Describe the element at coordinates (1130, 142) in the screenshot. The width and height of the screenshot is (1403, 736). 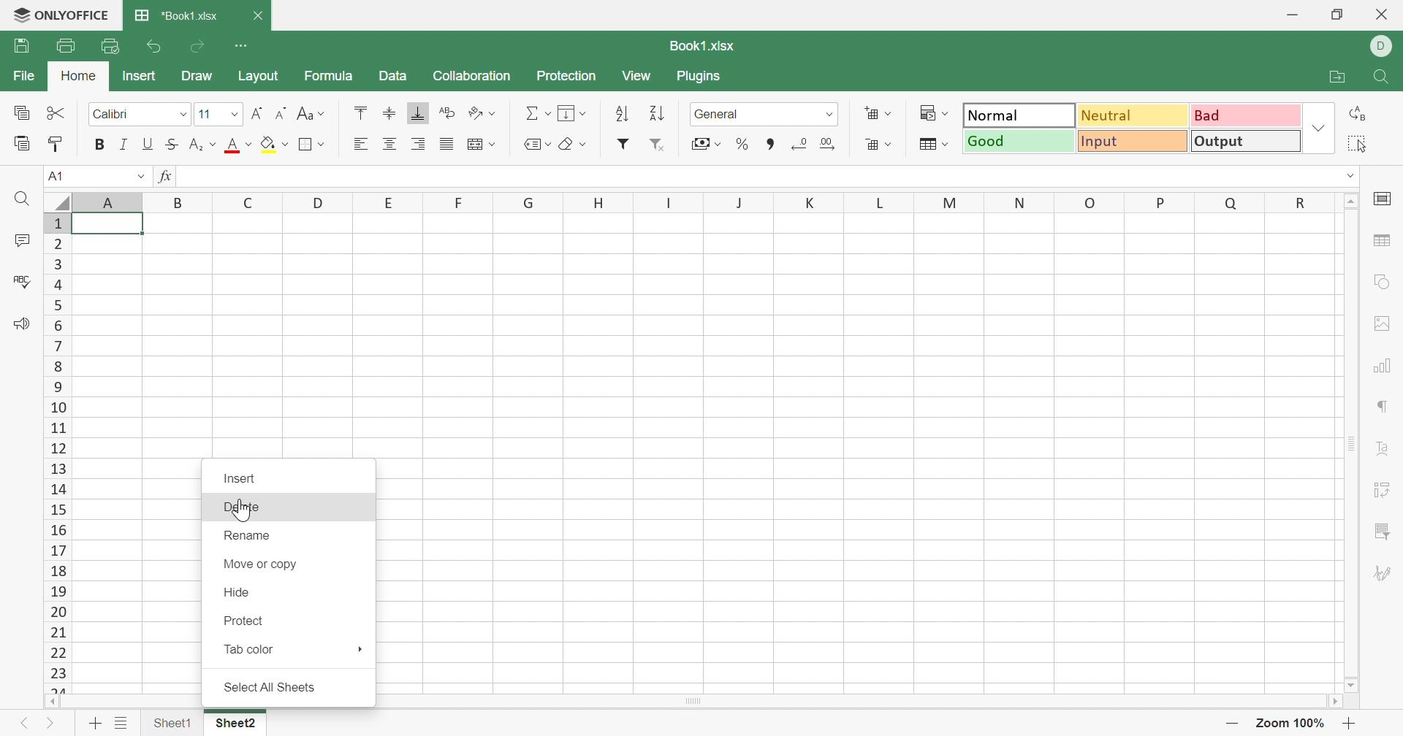
I see `Input` at that location.